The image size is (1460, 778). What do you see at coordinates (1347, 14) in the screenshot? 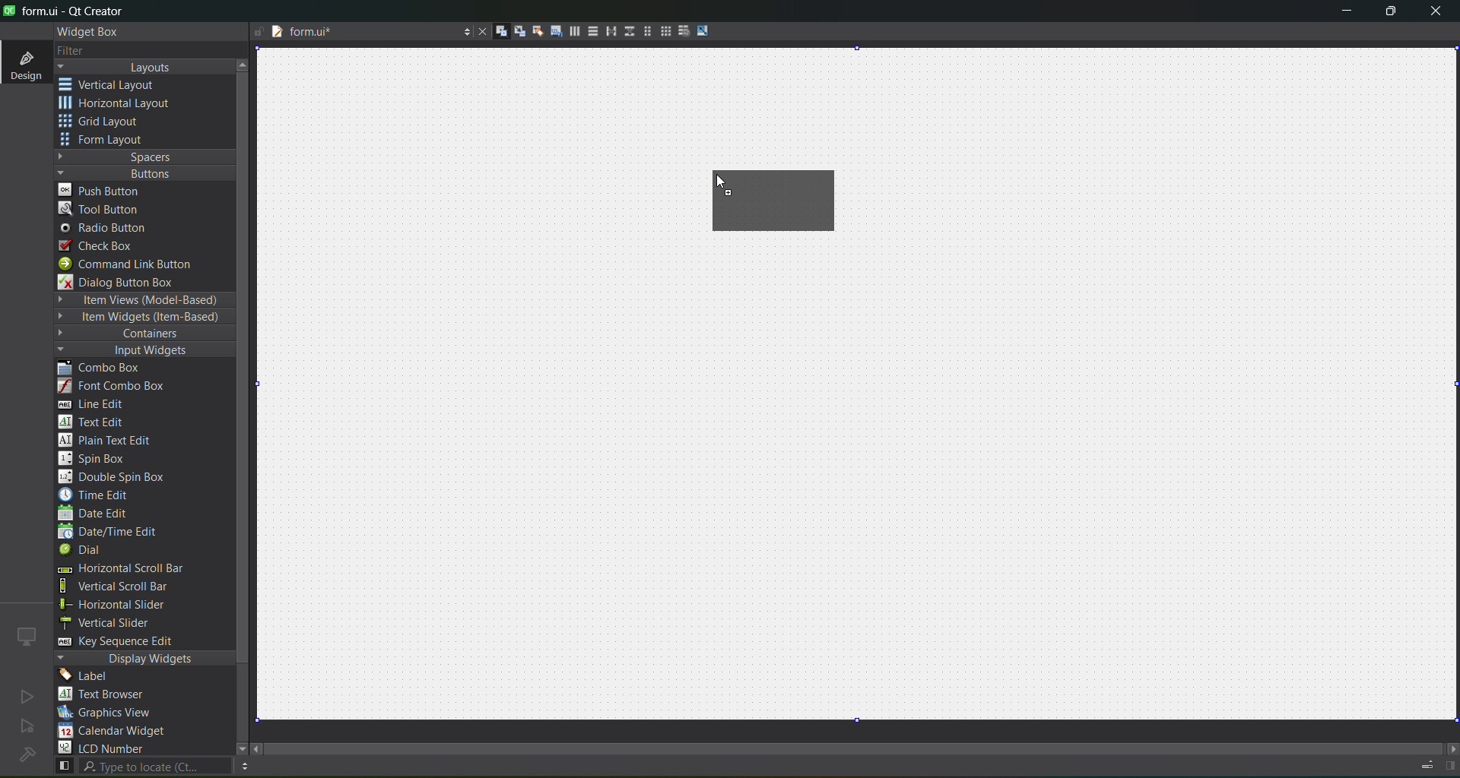
I see `minimize` at bounding box center [1347, 14].